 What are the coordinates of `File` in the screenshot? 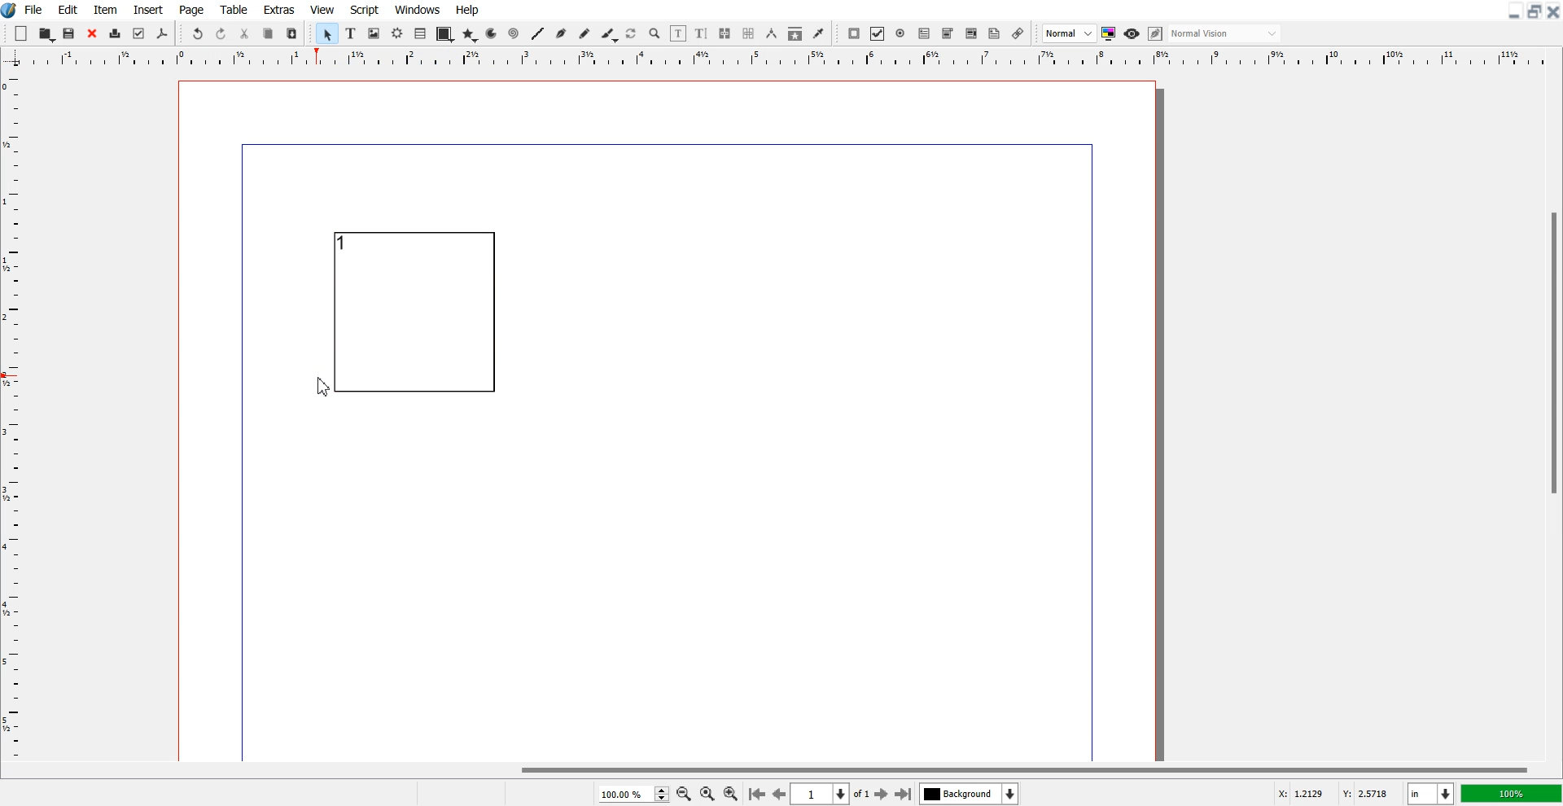 It's located at (35, 9).